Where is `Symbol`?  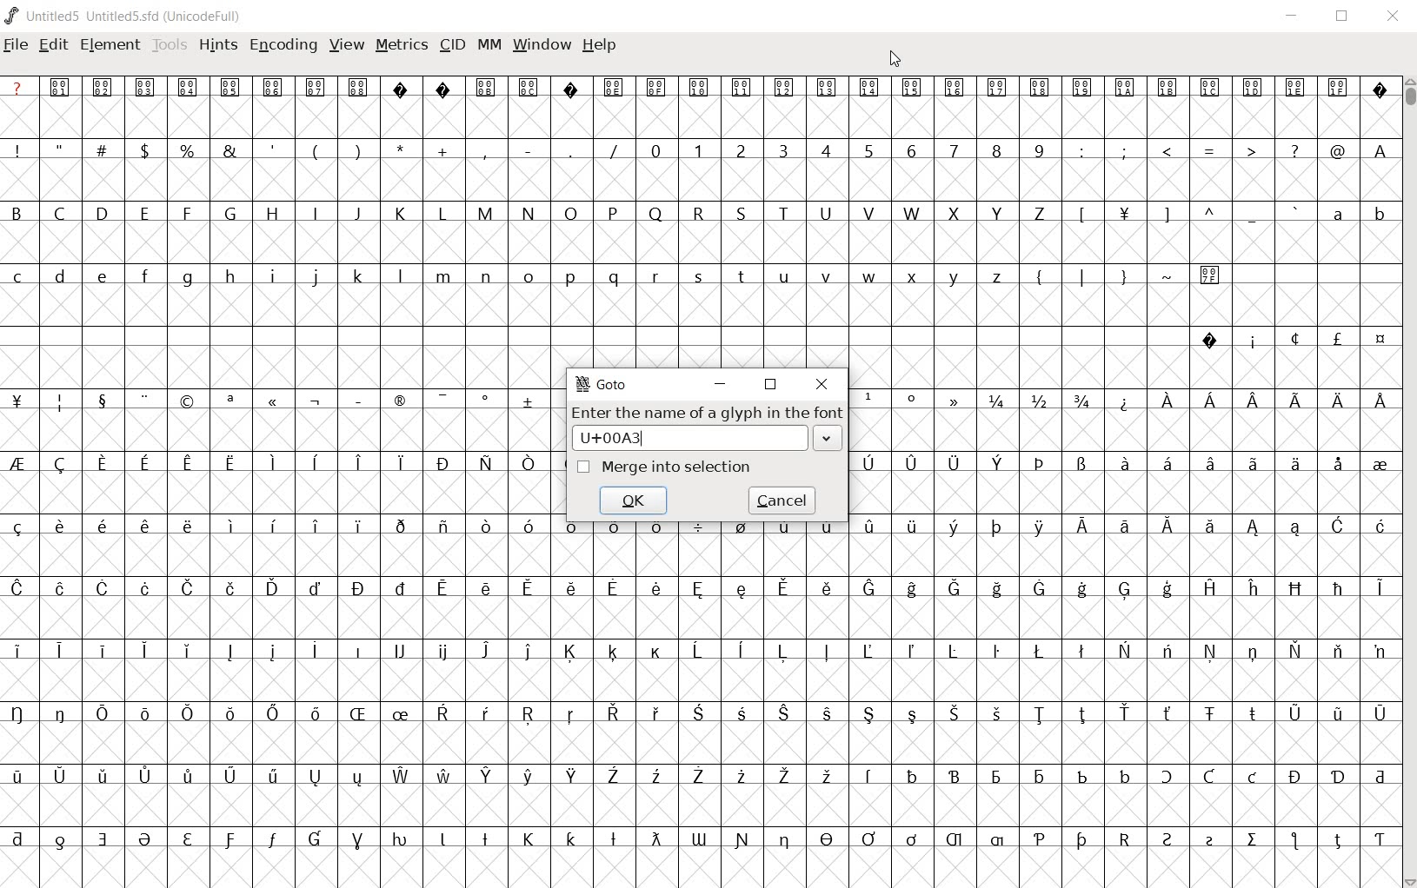
Symbol is located at coordinates (529, 838).